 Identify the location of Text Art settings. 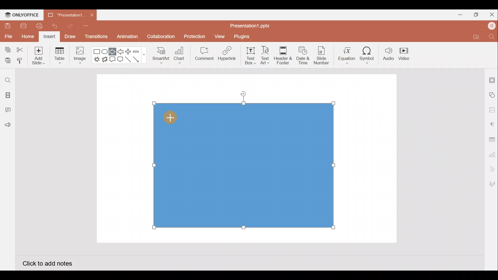
(492, 169).